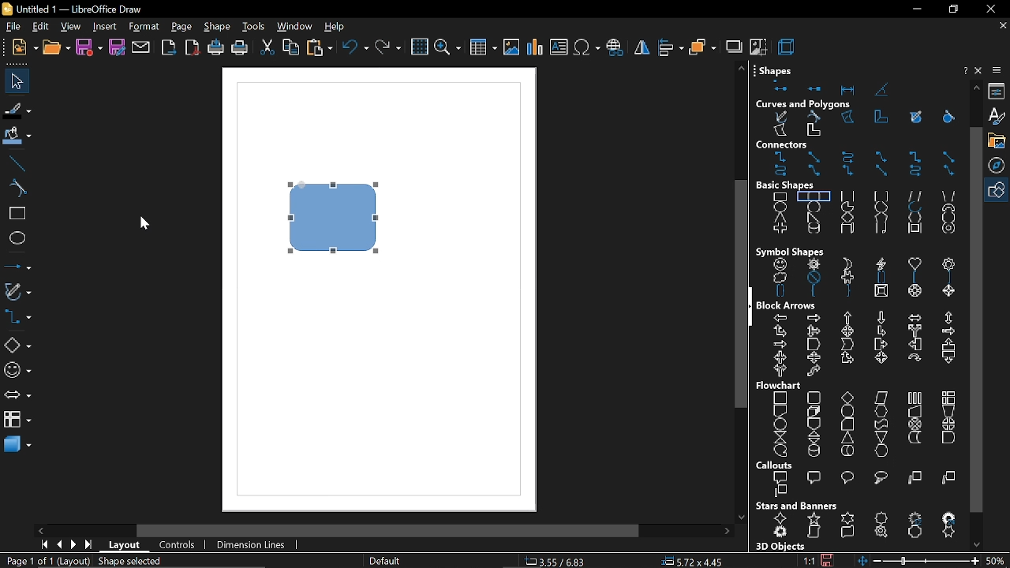 Image resolution: width=1010 pixels, height=568 pixels. I want to click on flip, so click(642, 47).